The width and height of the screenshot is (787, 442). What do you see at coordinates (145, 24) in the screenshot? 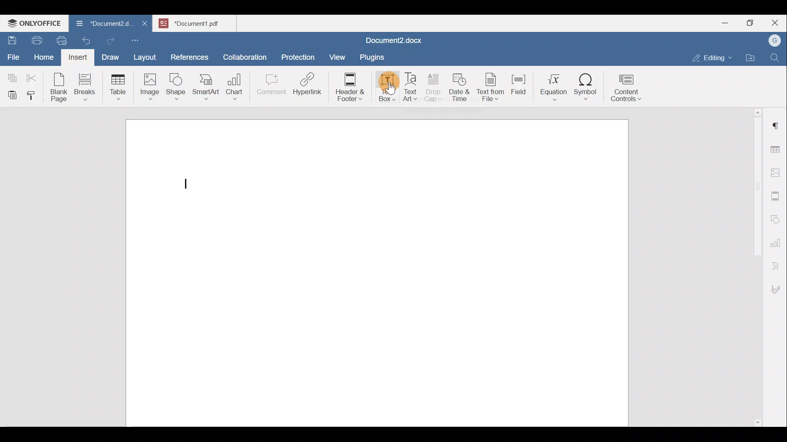
I see `Close document` at bounding box center [145, 24].